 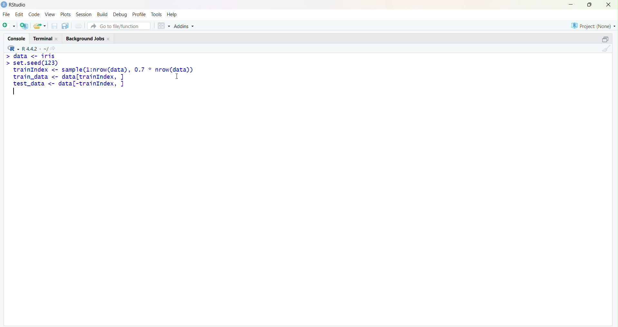 What do you see at coordinates (35, 48) in the screenshot?
I see `R.4.4.2. ~/` at bounding box center [35, 48].